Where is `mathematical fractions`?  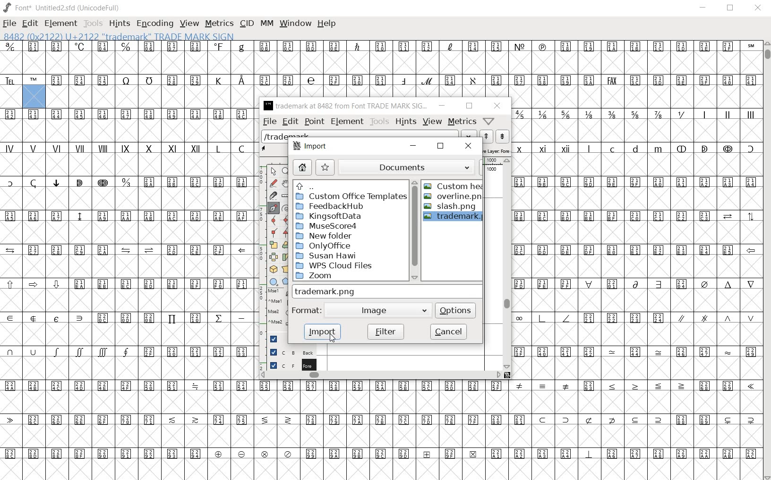 mathematical fractions is located at coordinates (601, 124).